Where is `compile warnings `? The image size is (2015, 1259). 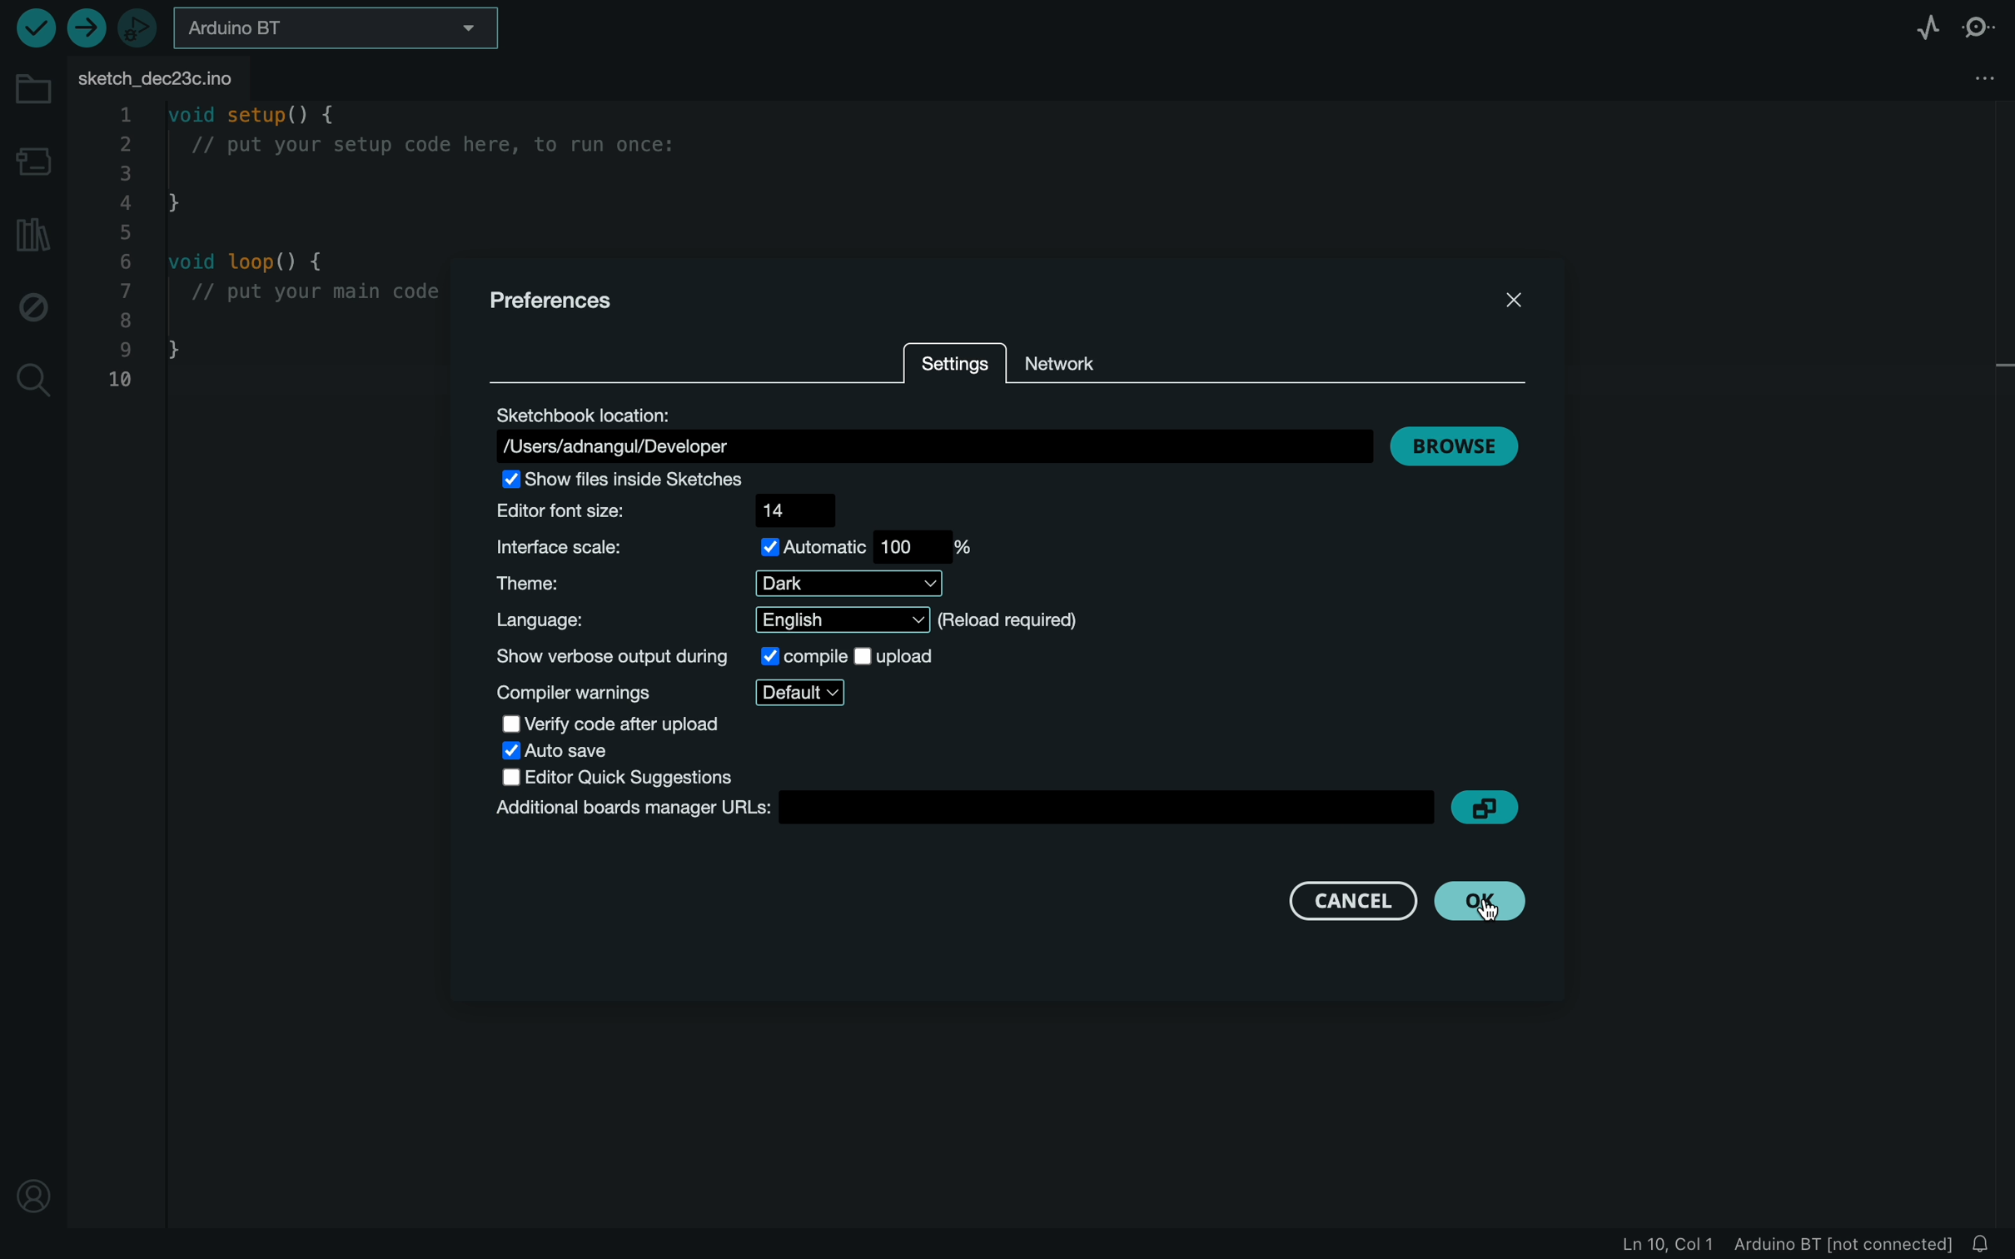
compile warnings  is located at coordinates (664, 693).